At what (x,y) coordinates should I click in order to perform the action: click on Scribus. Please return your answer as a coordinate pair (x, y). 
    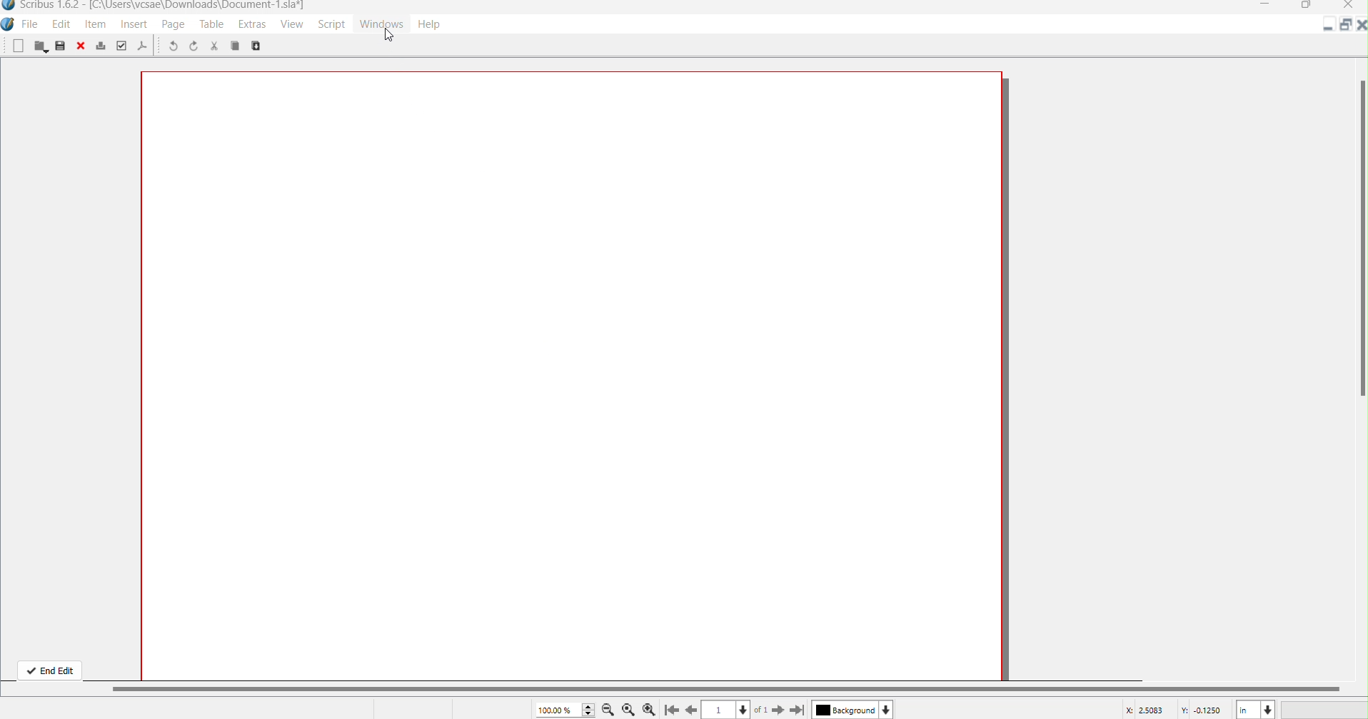
    Looking at the image, I should click on (9, 26).